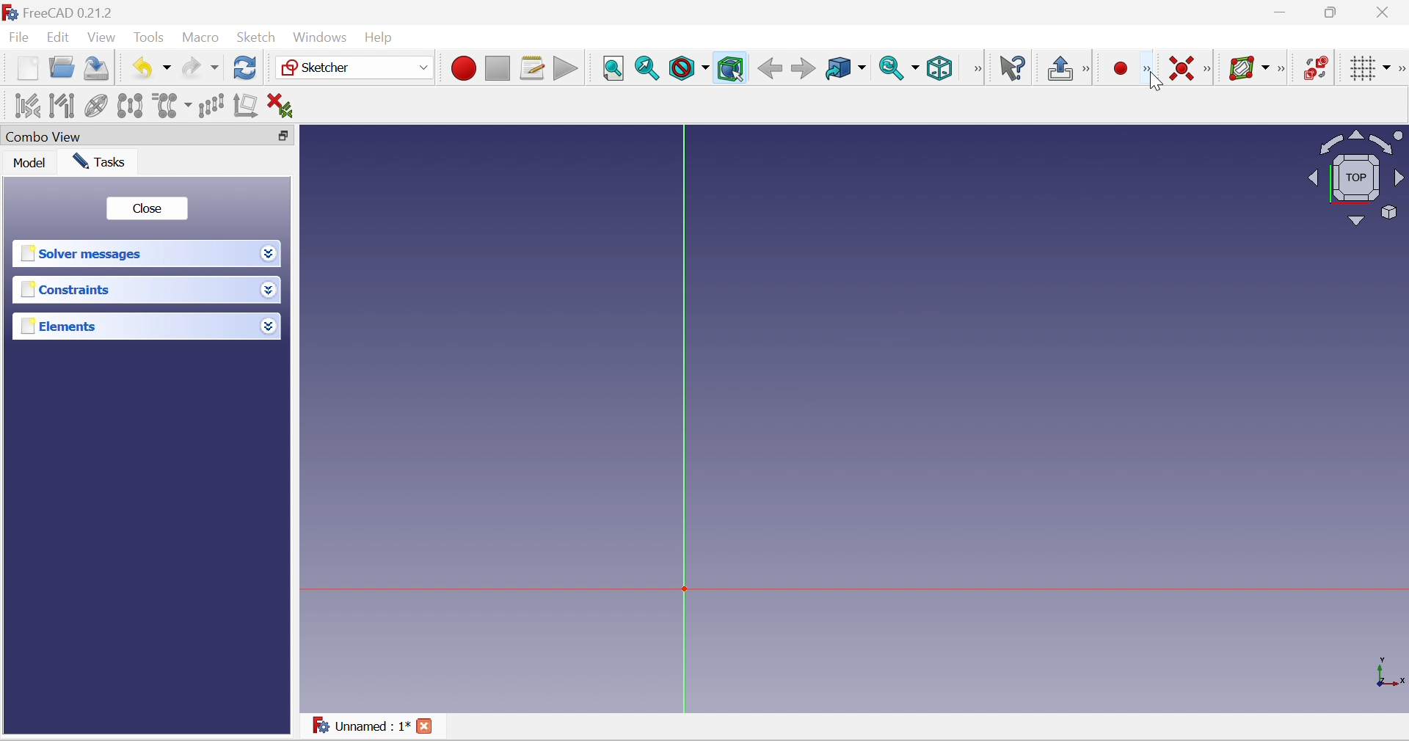  What do you see at coordinates (57, 36) in the screenshot?
I see `Edit` at bounding box center [57, 36].